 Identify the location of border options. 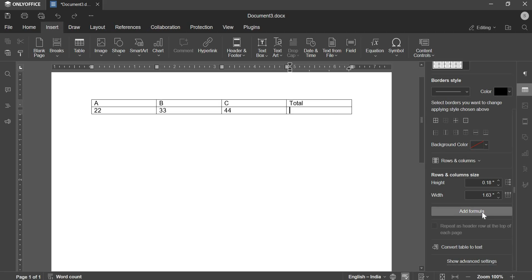
(461, 127).